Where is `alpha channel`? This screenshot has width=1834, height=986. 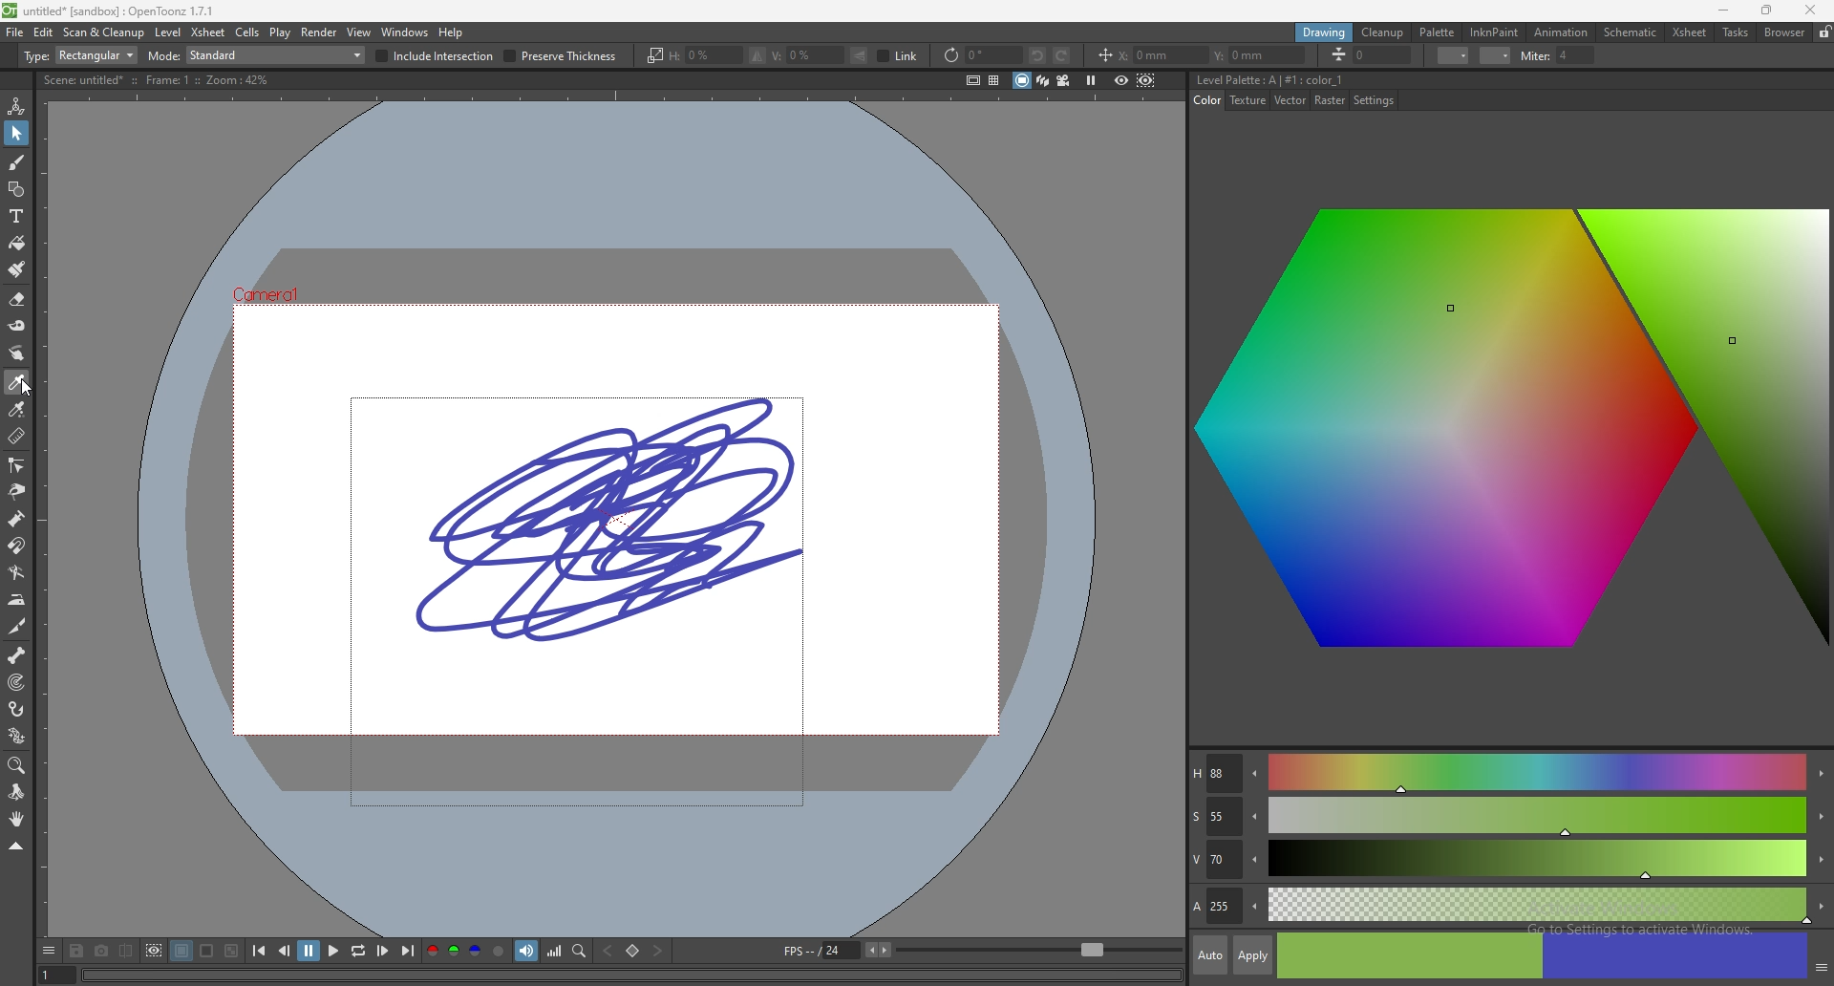
alpha channel is located at coordinates (499, 951).